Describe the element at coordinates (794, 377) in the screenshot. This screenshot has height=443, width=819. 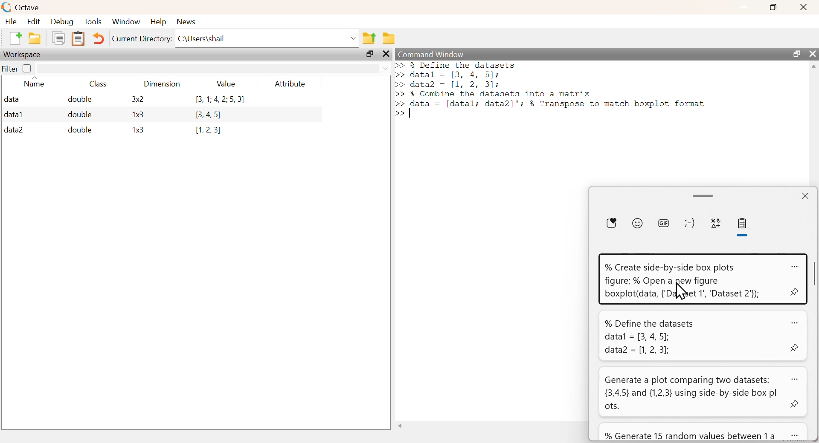
I see `more options` at that location.